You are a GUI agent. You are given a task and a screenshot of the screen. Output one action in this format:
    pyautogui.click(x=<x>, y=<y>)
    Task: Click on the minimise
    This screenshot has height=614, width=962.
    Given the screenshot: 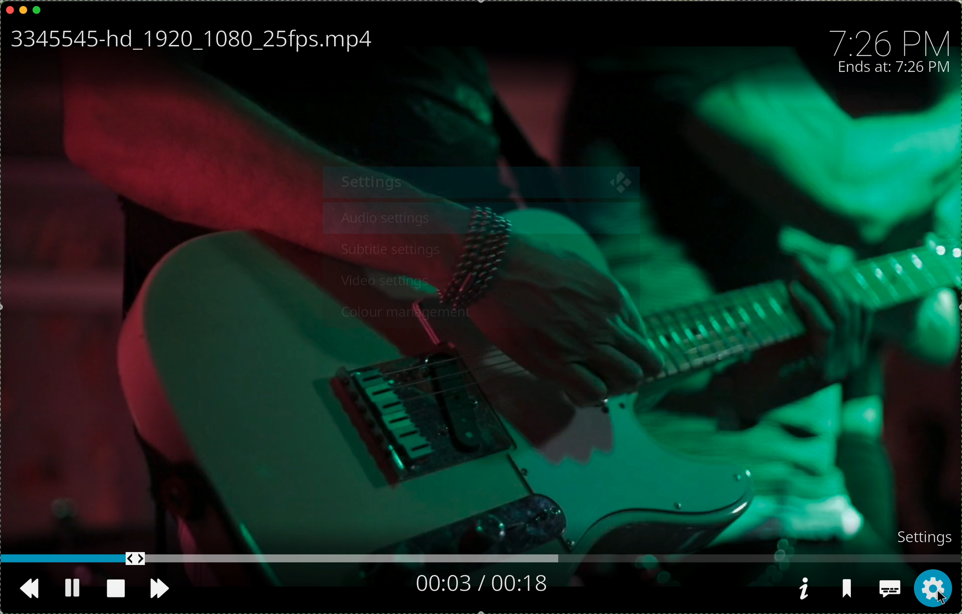 What is the action you would take?
    pyautogui.click(x=23, y=9)
    